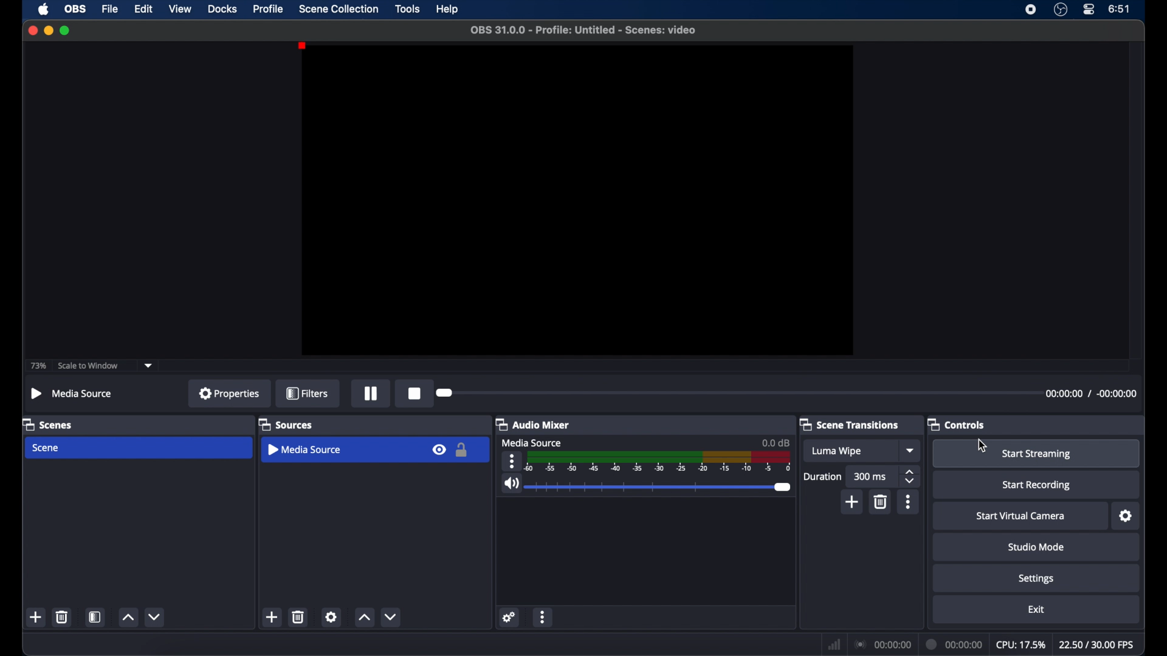 Image resolution: width=1167 pixels, height=656 pixels. What do you see at coordinates (835, 644) in the screenshot?
I see `network` at bounding box center [835, 644].